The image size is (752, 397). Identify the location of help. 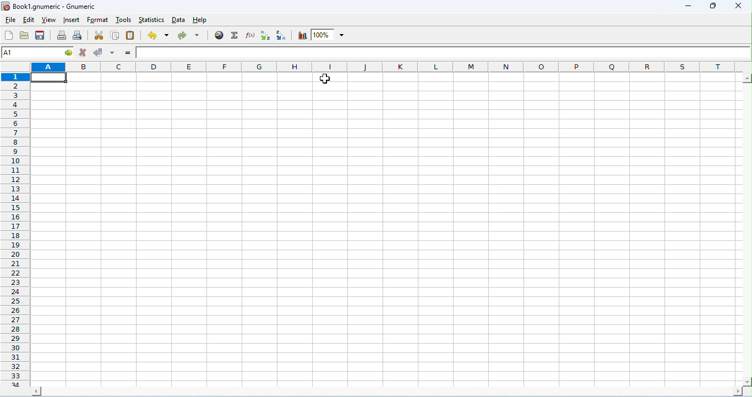
(200, 21).